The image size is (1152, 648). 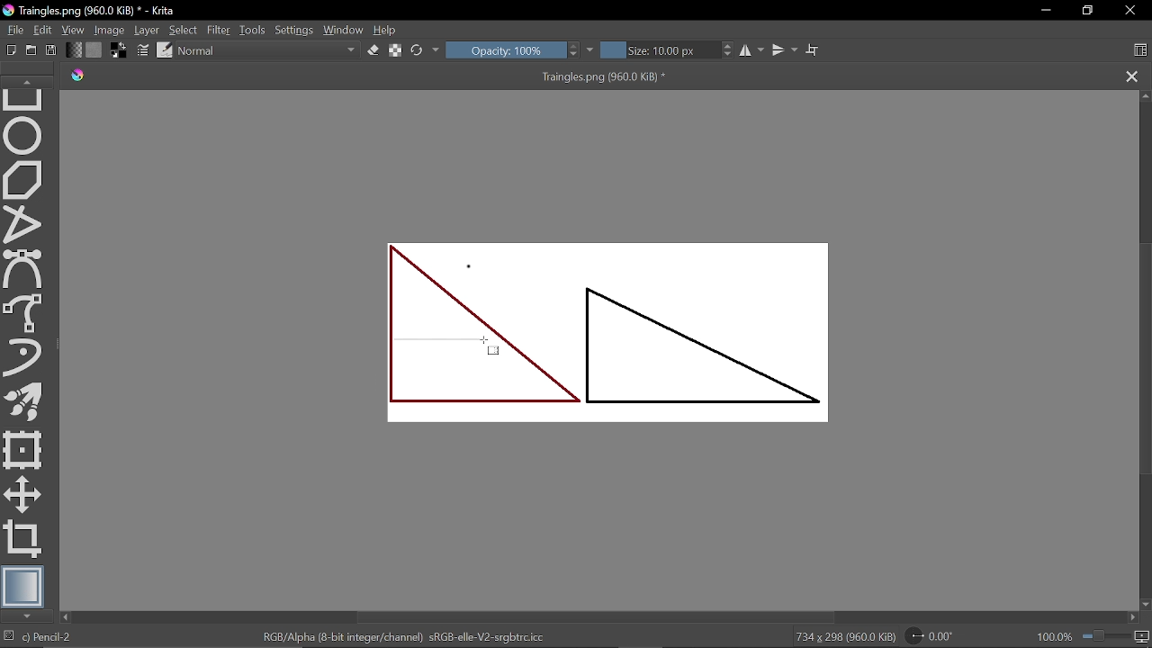 I want to click on Wrap text tool, so click(x=814, y=50).